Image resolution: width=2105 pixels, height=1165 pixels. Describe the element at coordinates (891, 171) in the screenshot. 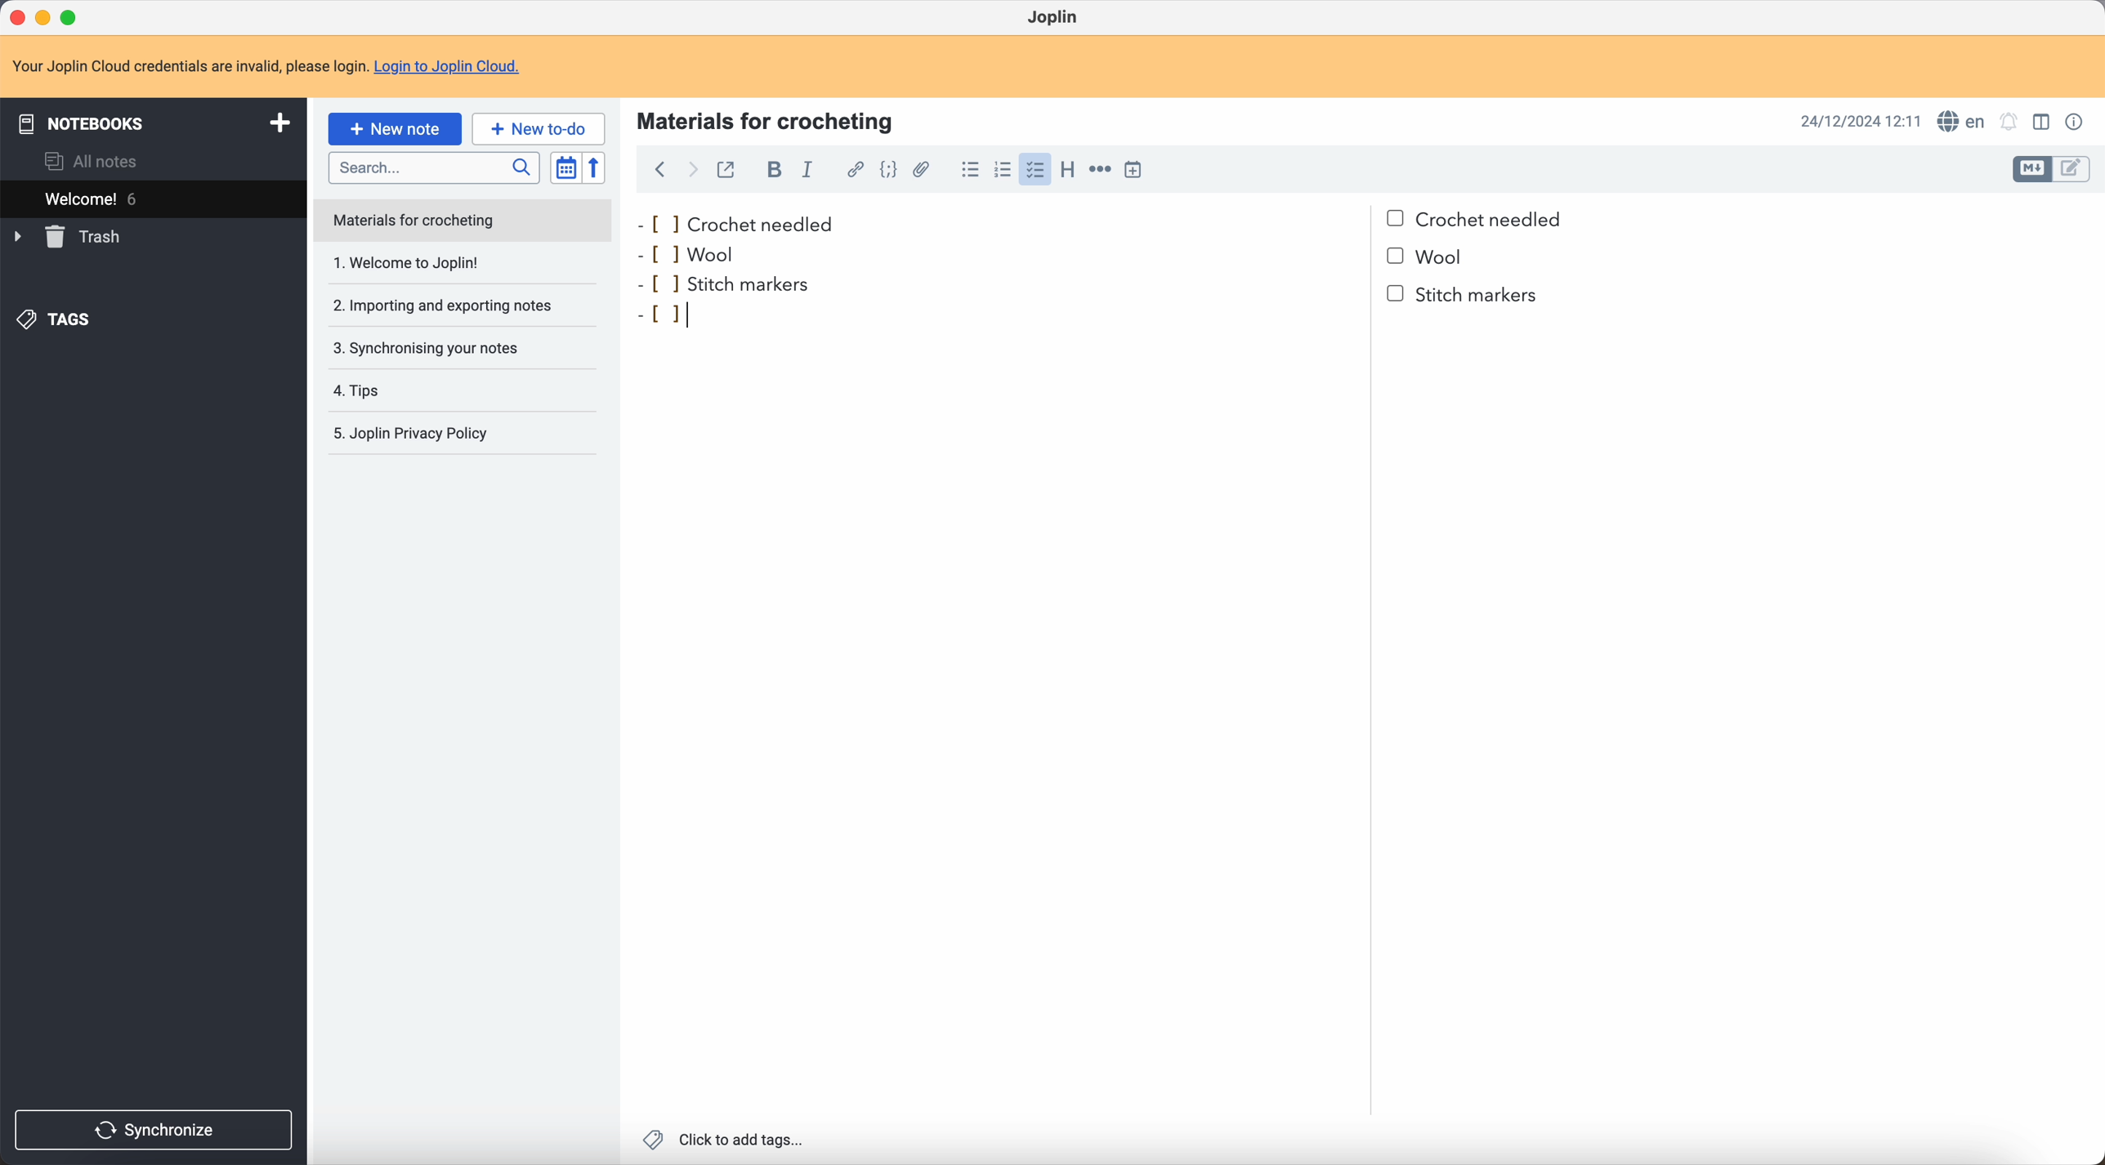

I see `code` at that location.